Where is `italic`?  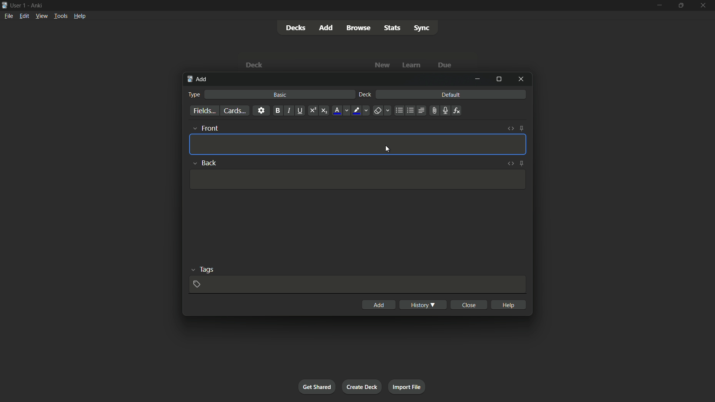 italic is located at coordinates (288, 111).